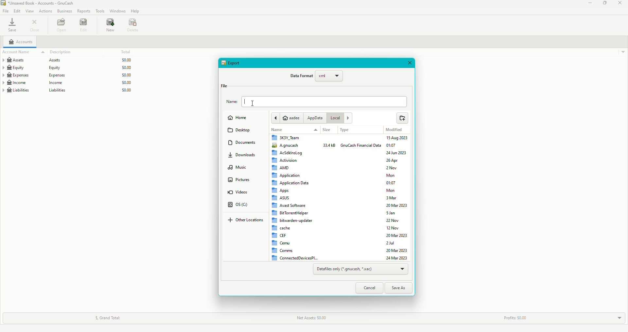 This screenshot has height=332, width=628. I want to click on Folders, so click(295, 197).